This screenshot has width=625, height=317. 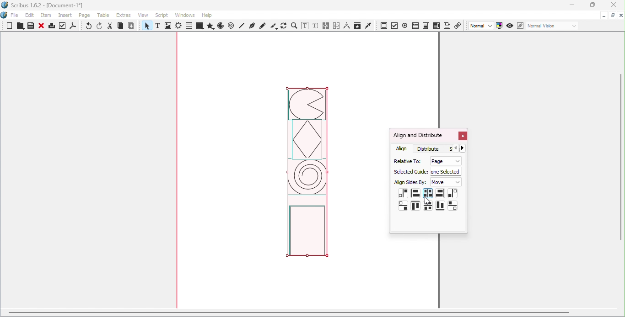 What do you see at coordinates (30, 15) in the screenshot?
I see `Edit` at bounding box center [30, 15].